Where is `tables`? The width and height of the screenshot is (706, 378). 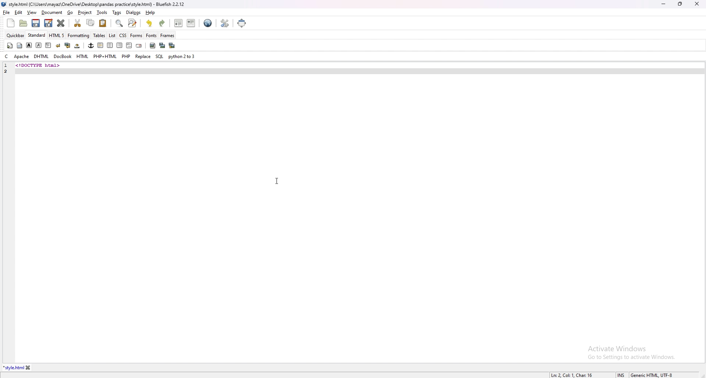 tables is located at coordinates (100, 36).